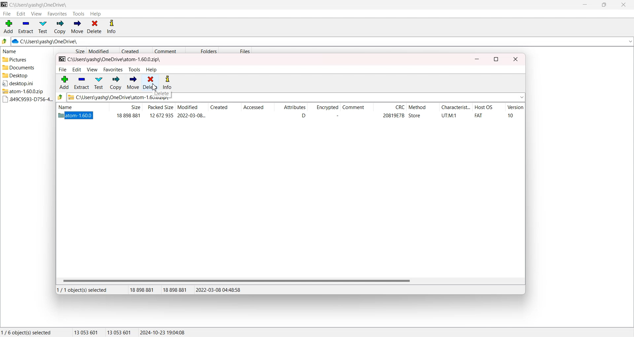  I want to click on 18 898 881, so click(177, 290).